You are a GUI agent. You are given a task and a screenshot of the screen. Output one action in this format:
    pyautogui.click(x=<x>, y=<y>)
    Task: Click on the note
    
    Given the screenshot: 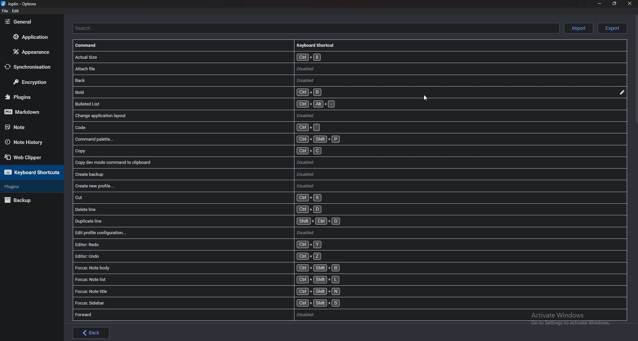 What is the action you would take?
    pyautogui.click(x=28, y=127)
    